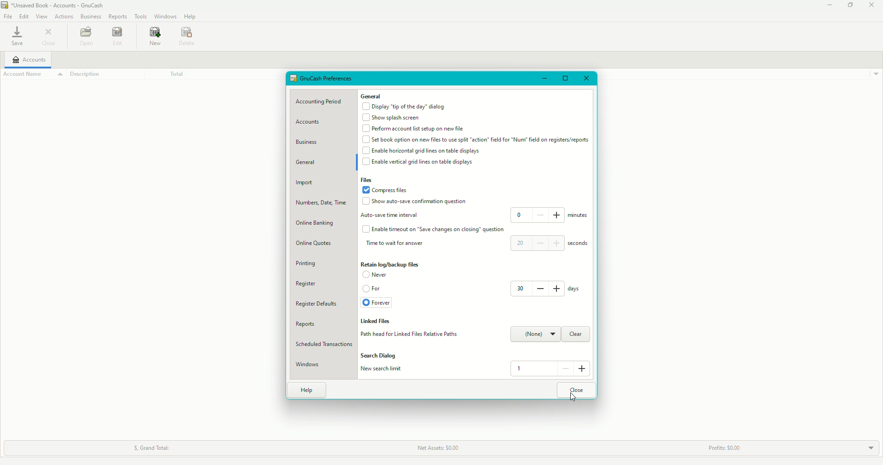  Describe the element at coordinates (413, 129) in the screenshot. I see `Perform account list setup` at that location.